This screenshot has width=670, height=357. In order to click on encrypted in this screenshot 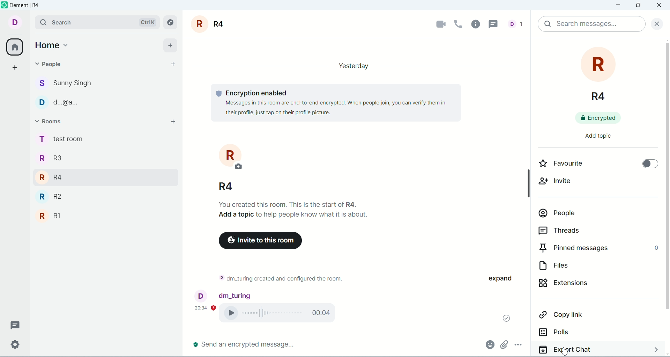, I will do `click(603, 118)`.